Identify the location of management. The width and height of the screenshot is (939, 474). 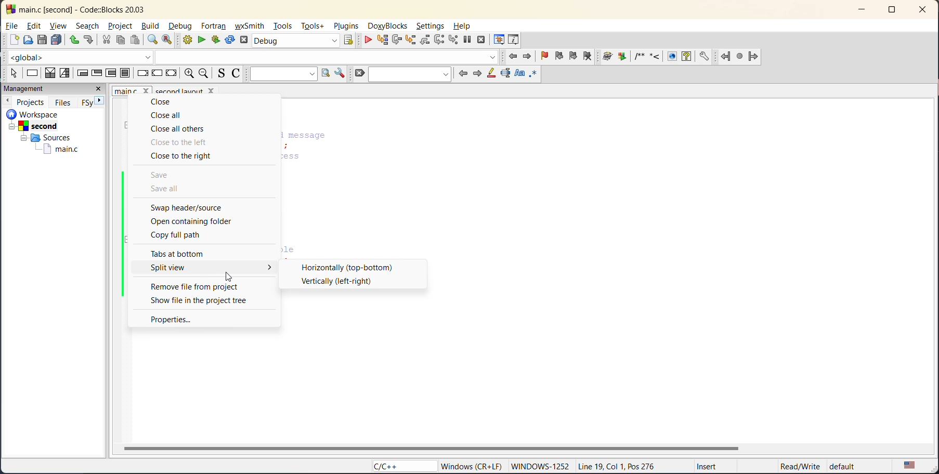
(24, 89).